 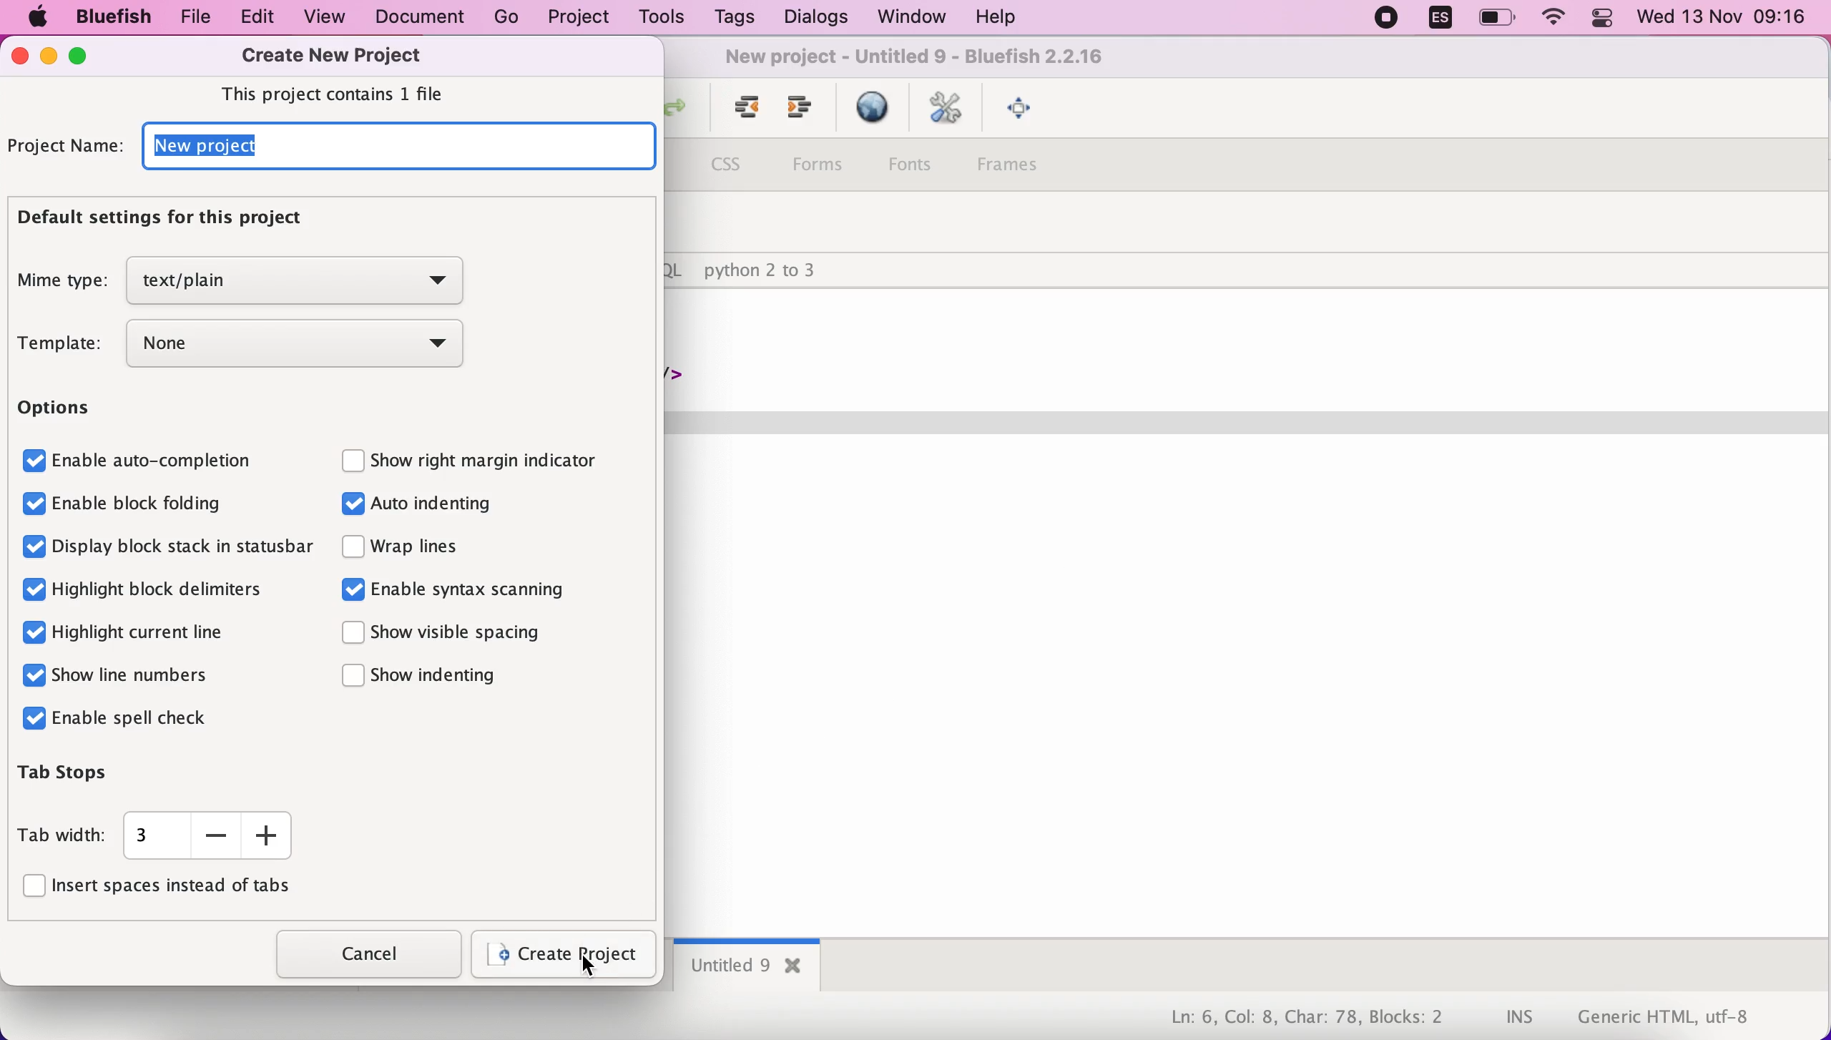 I want to click on cursor, so click(x=594, y=966).